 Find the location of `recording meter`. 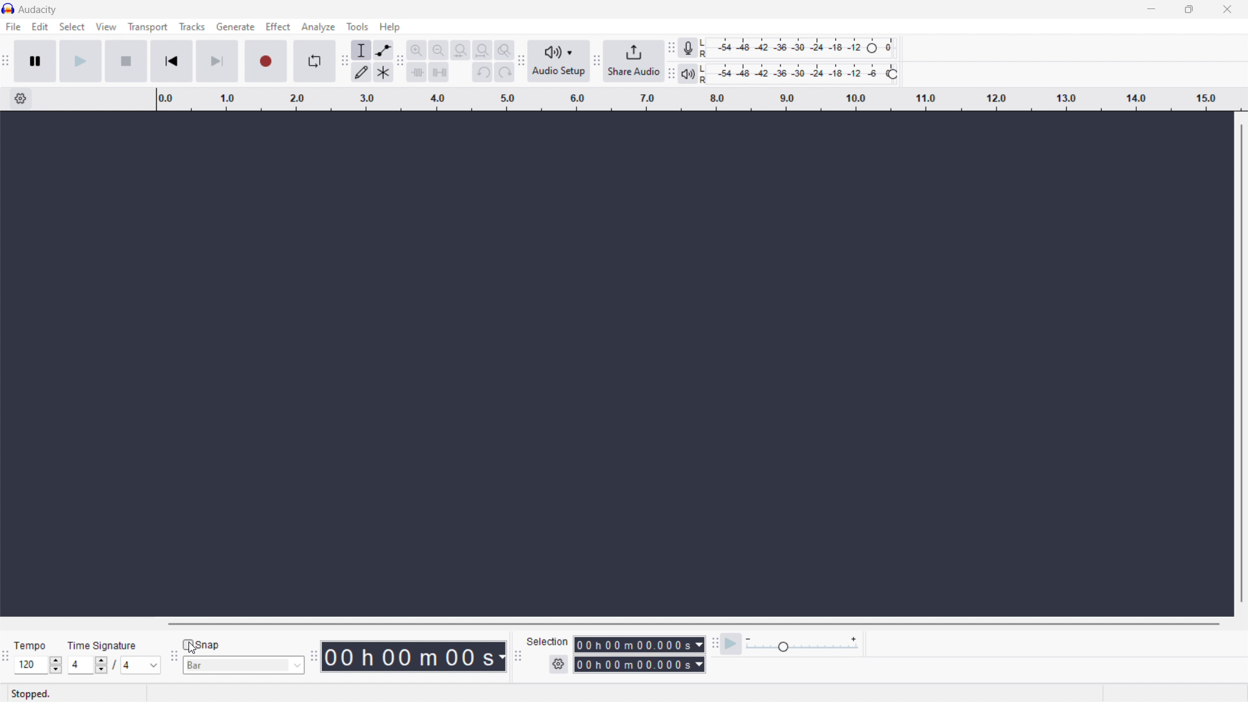

recording meter is located at coordinates (687, 47).